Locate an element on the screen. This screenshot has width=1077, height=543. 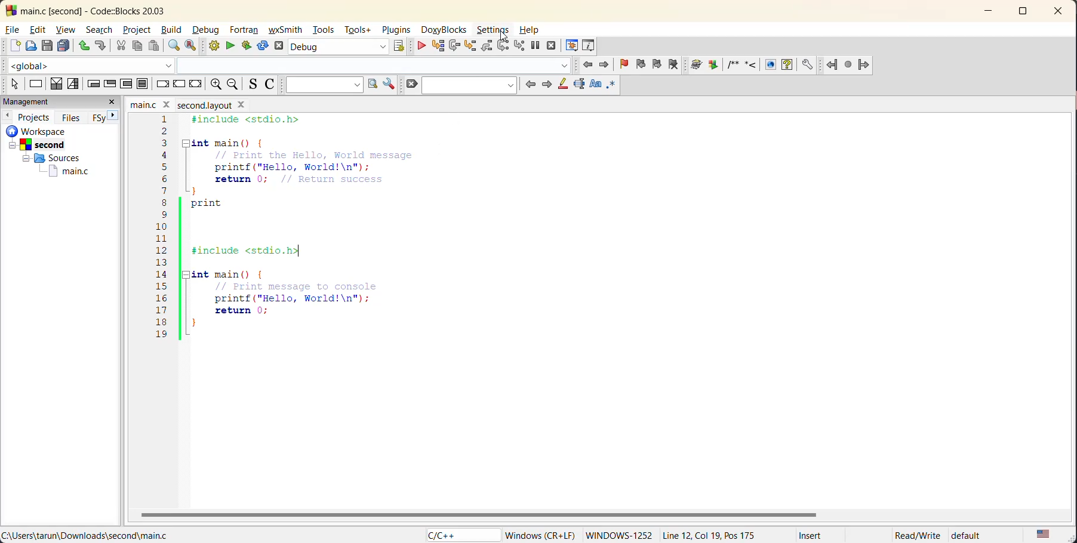
search is located at coordinates (470, 85).